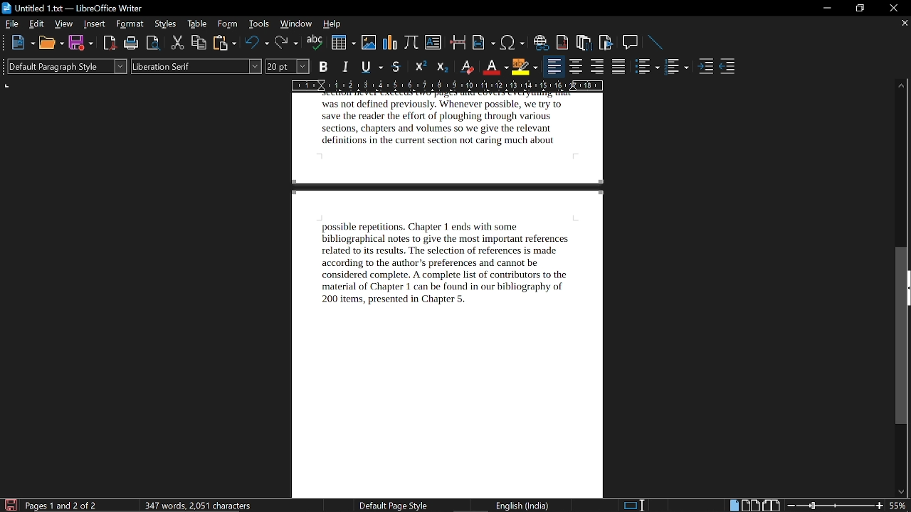 This screenshot has width=911, height=512. Describe the element at coordinates (433, 44) in the screenshot. I see `insert text` at that location.